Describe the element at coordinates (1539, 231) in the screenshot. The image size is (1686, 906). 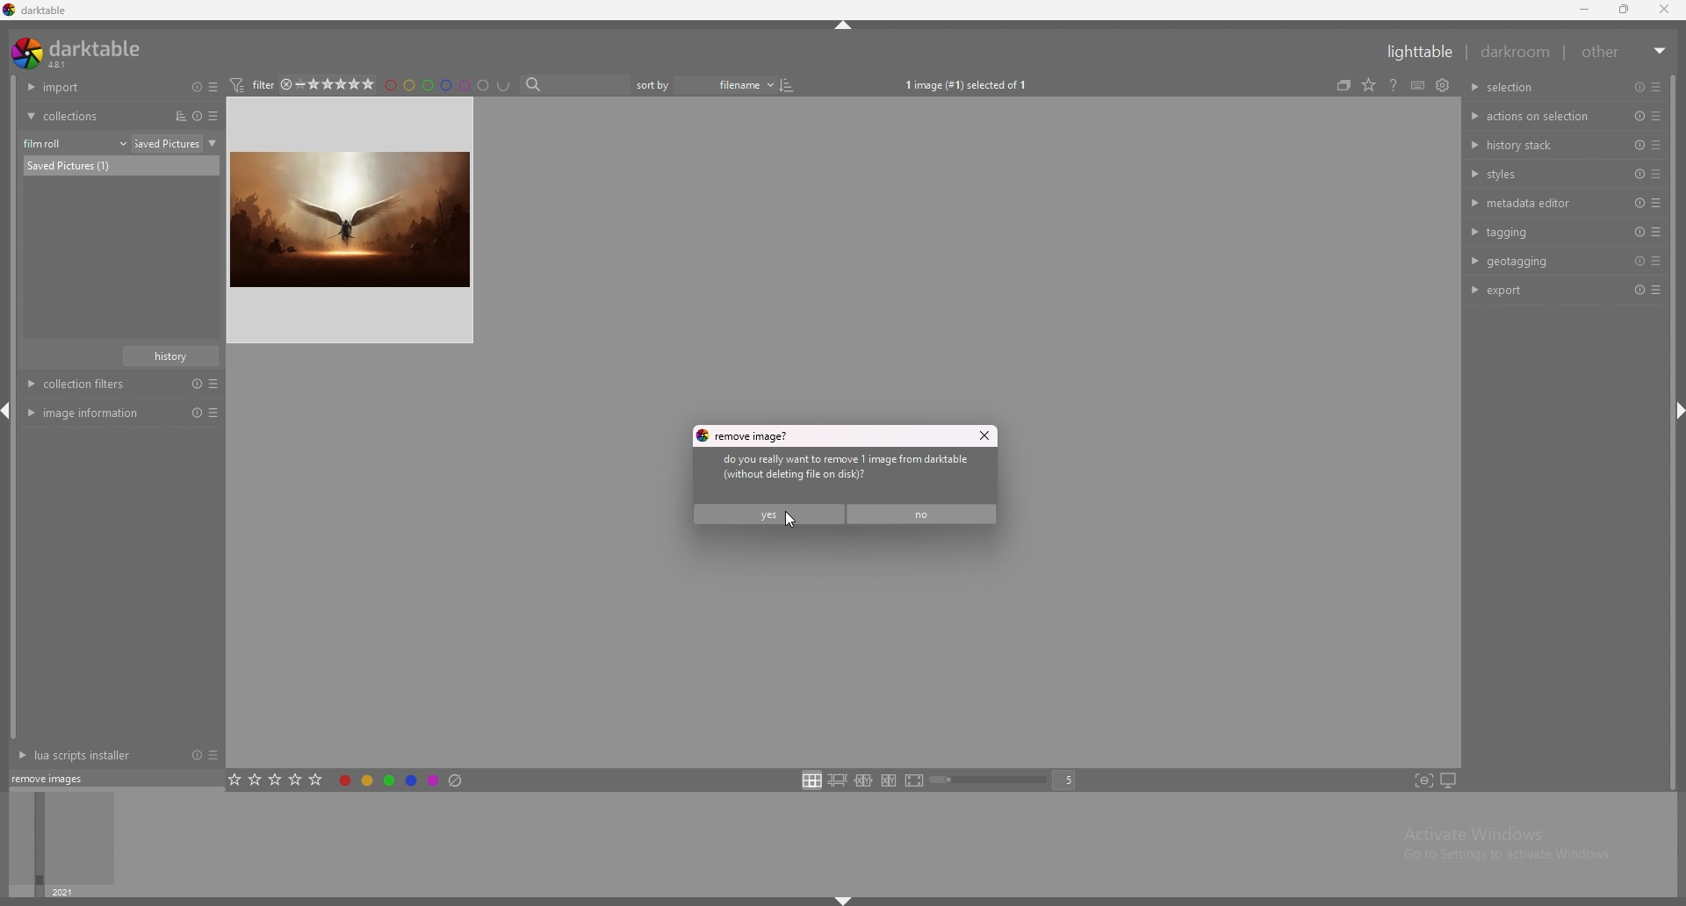
I see `tagging` at that location.